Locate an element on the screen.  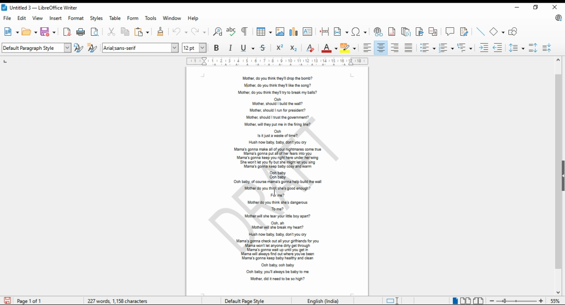
window is located at coordinates (172, 18).